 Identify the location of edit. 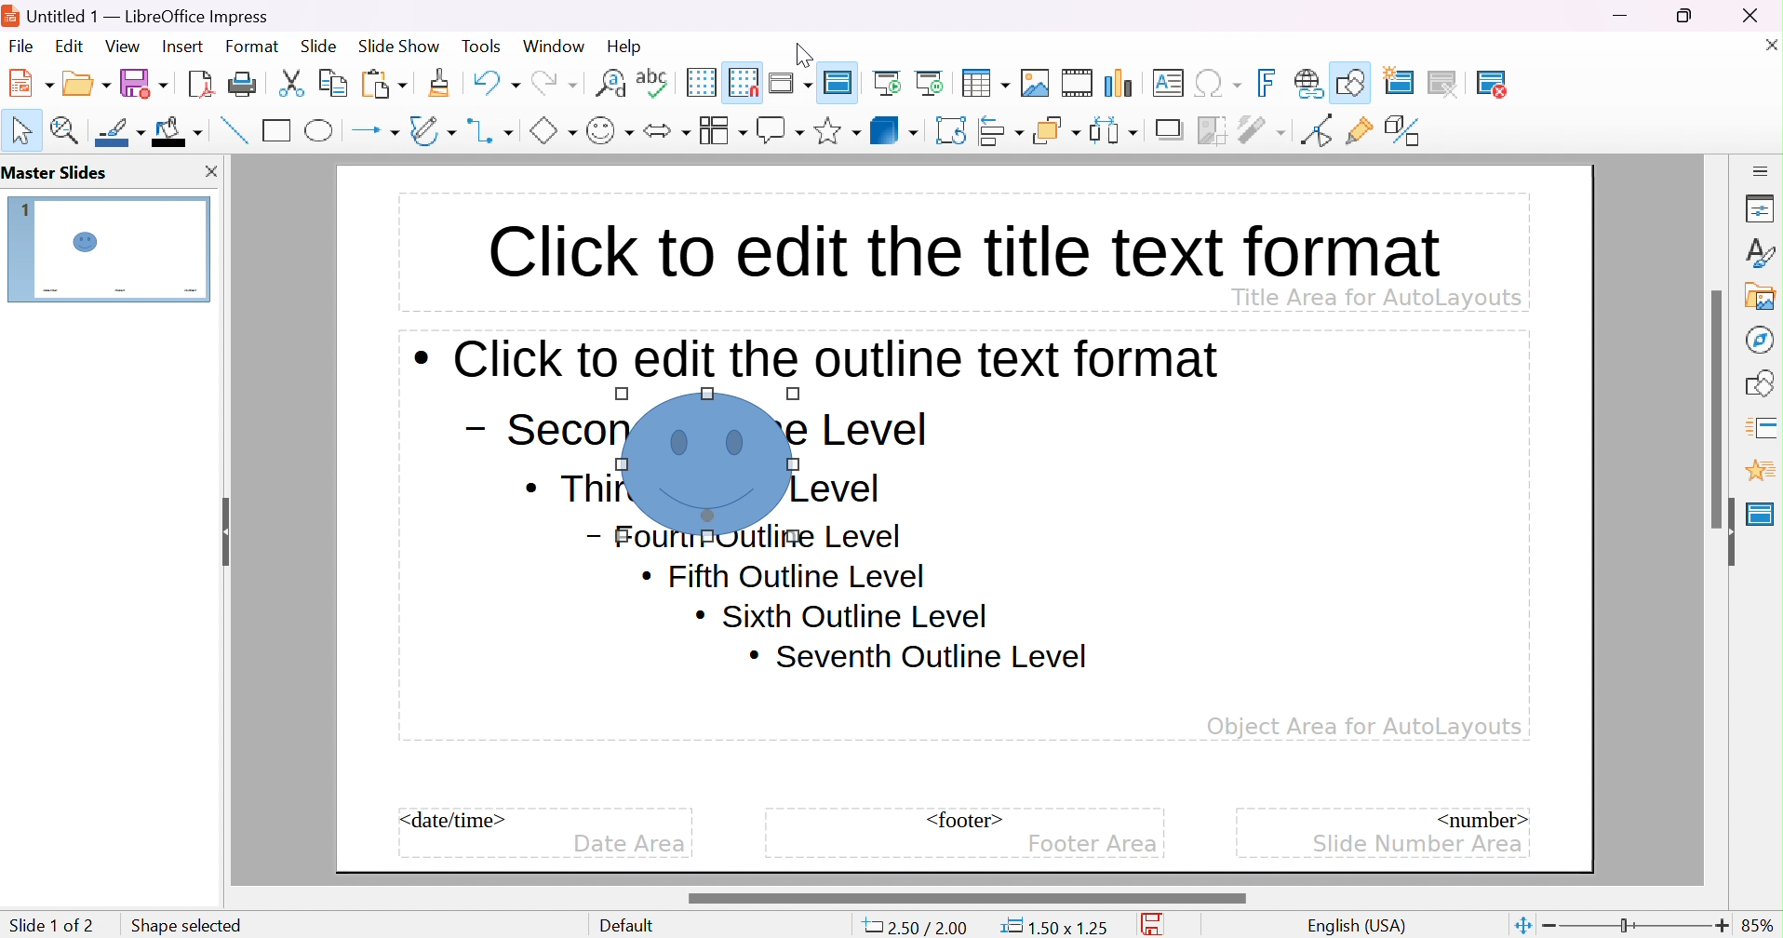
(72, 46).